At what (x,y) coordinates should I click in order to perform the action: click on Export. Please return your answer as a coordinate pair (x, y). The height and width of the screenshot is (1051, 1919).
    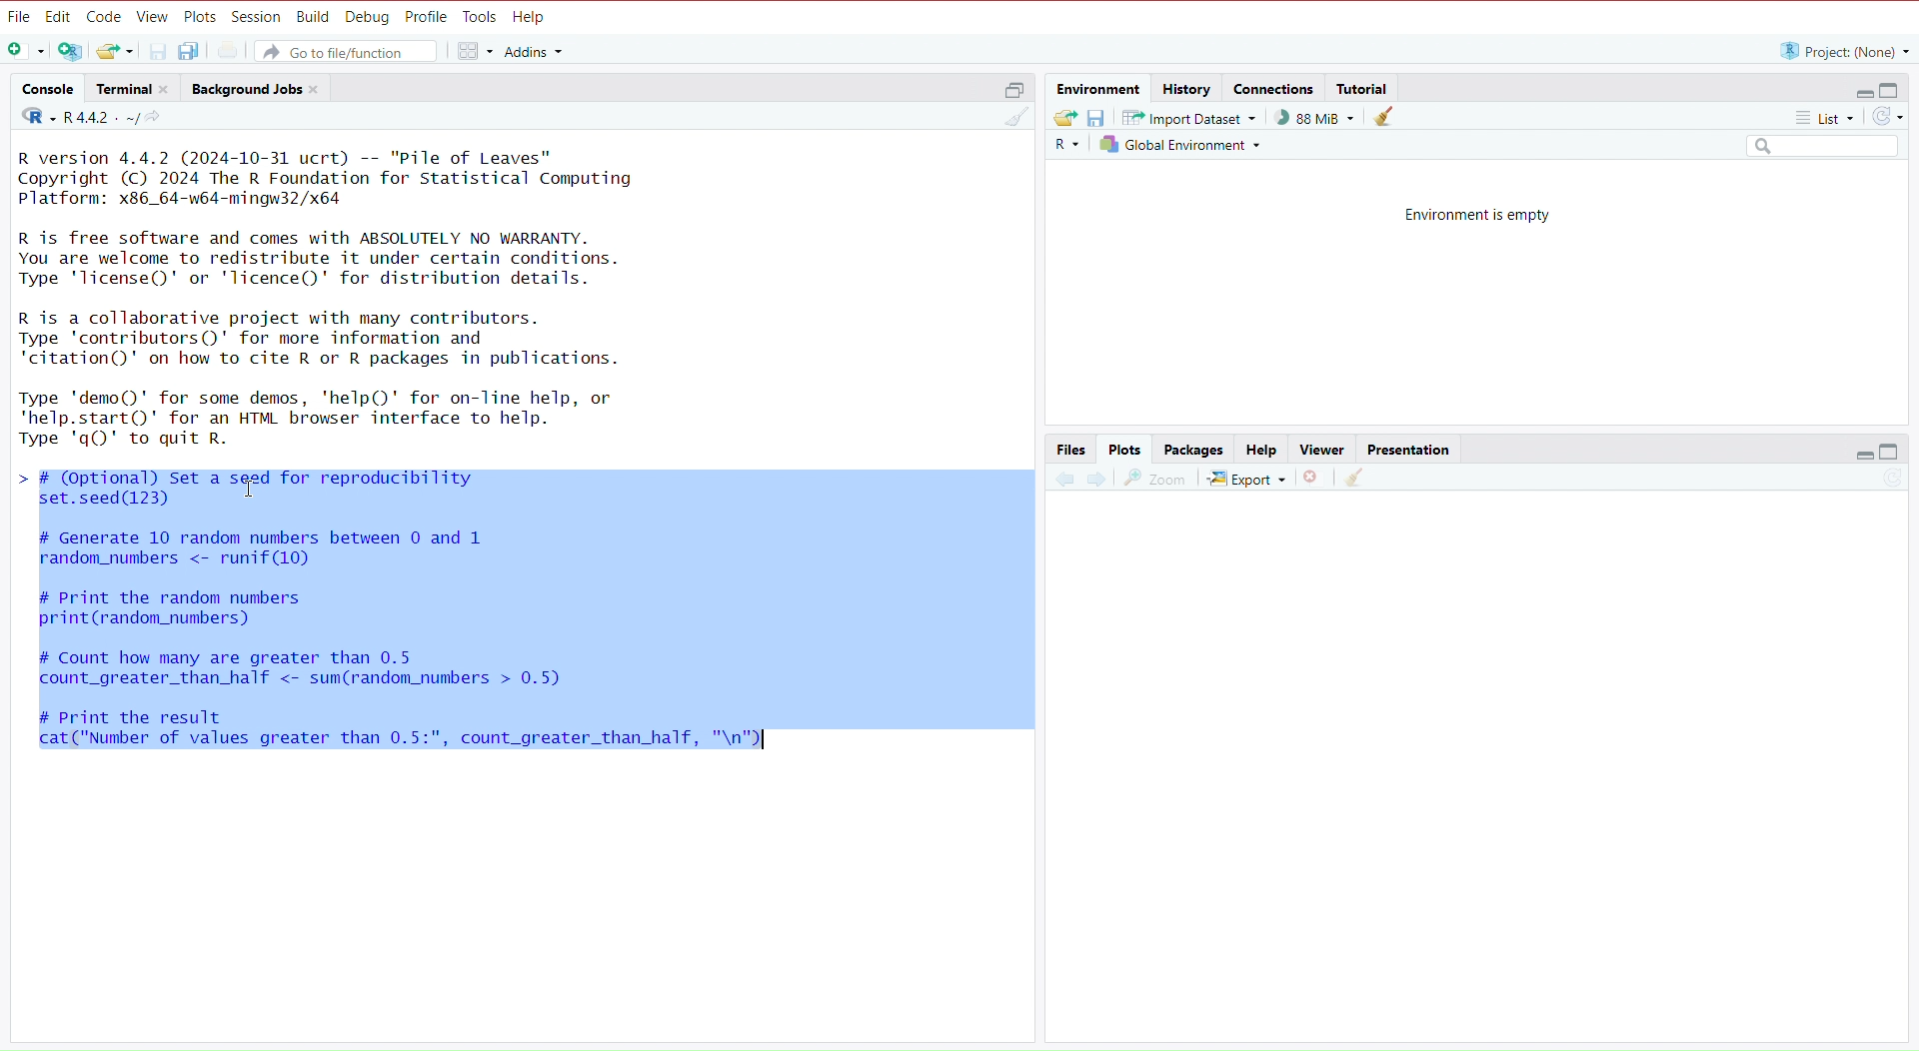
    Looking at the image, I should click on (1246, 479).